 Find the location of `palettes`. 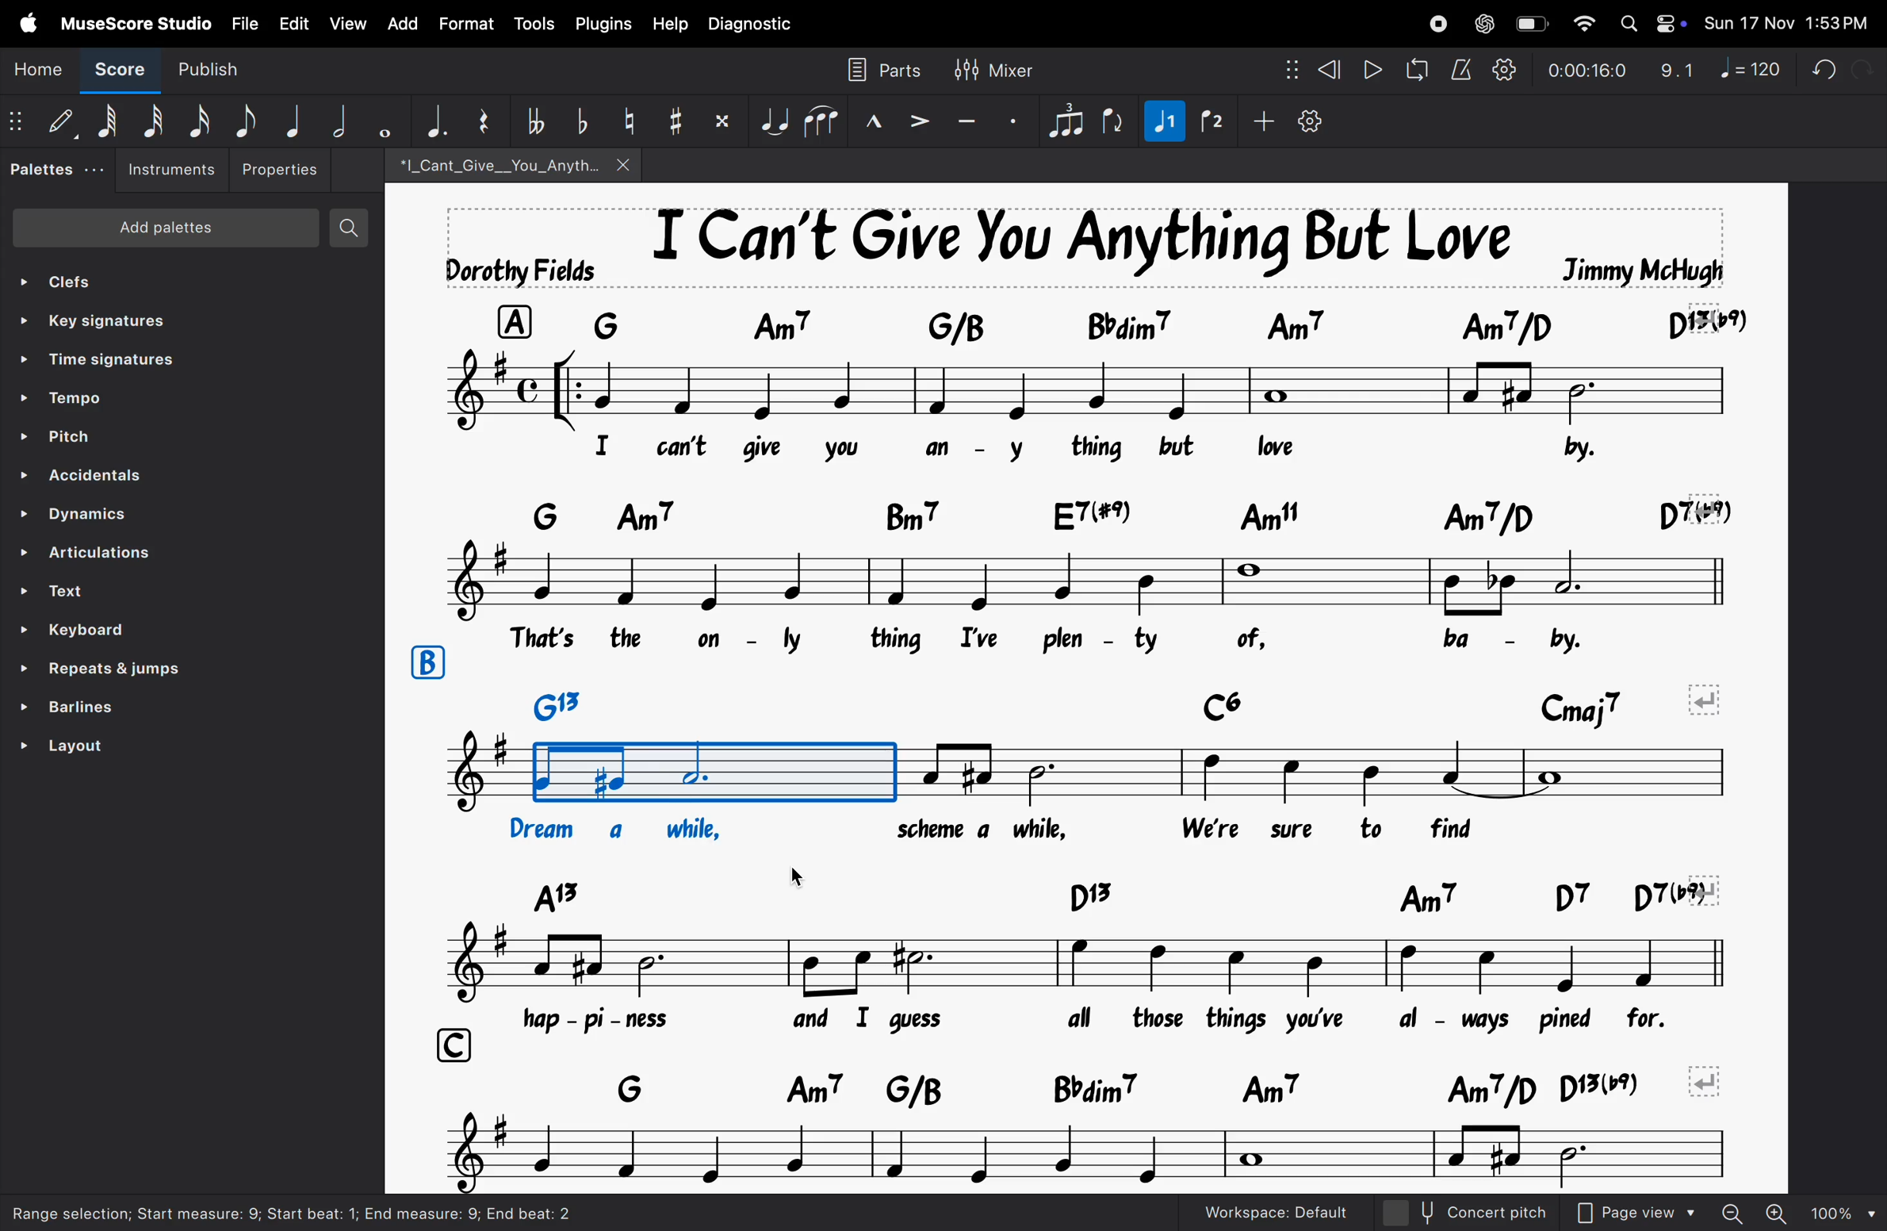

palettes is located at coordinates (51, 172).